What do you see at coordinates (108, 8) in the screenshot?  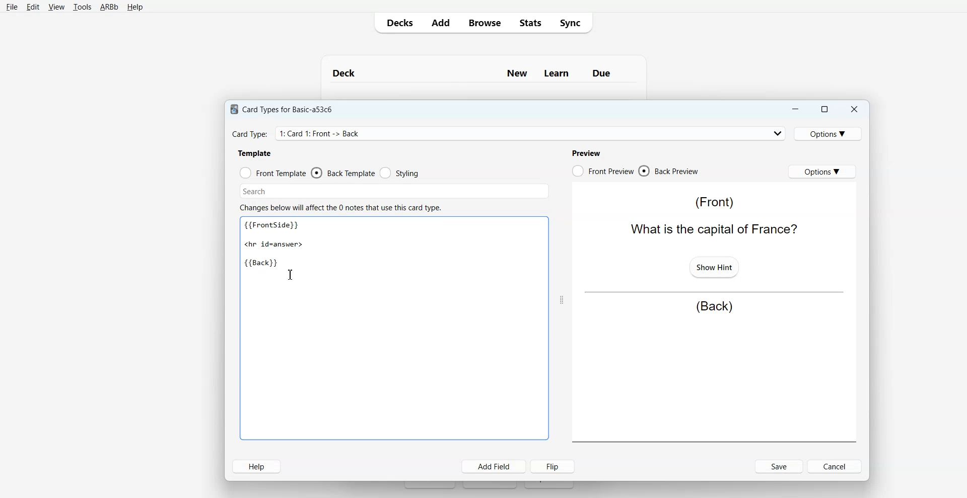 I see `ARBb` at bounding box center [108, 8].